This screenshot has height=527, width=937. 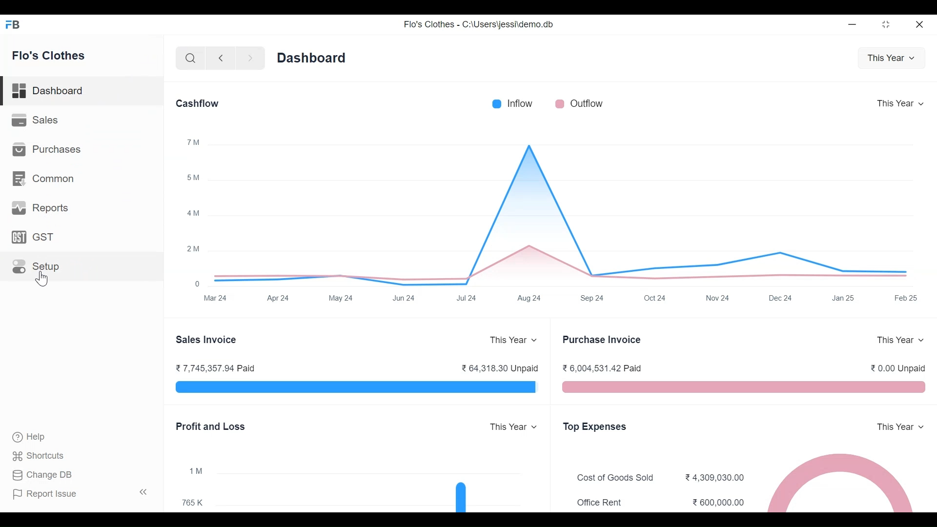 I want to click on Purchases, so click(x=45, y=150).